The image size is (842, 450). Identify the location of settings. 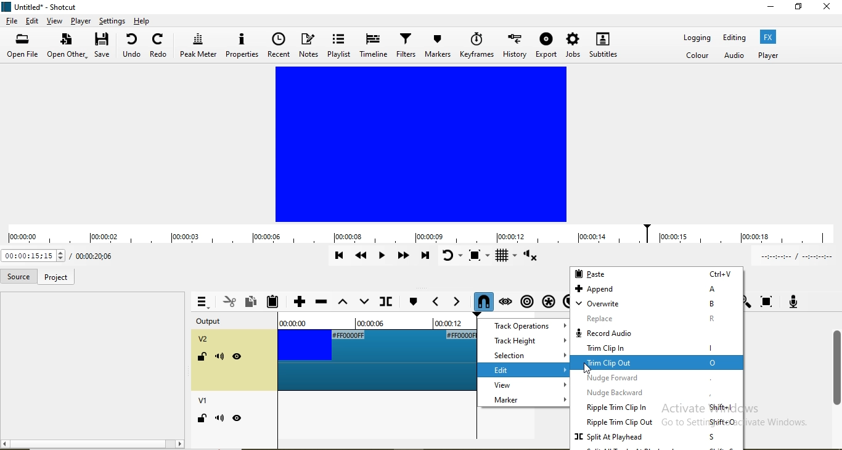
(112, 20).